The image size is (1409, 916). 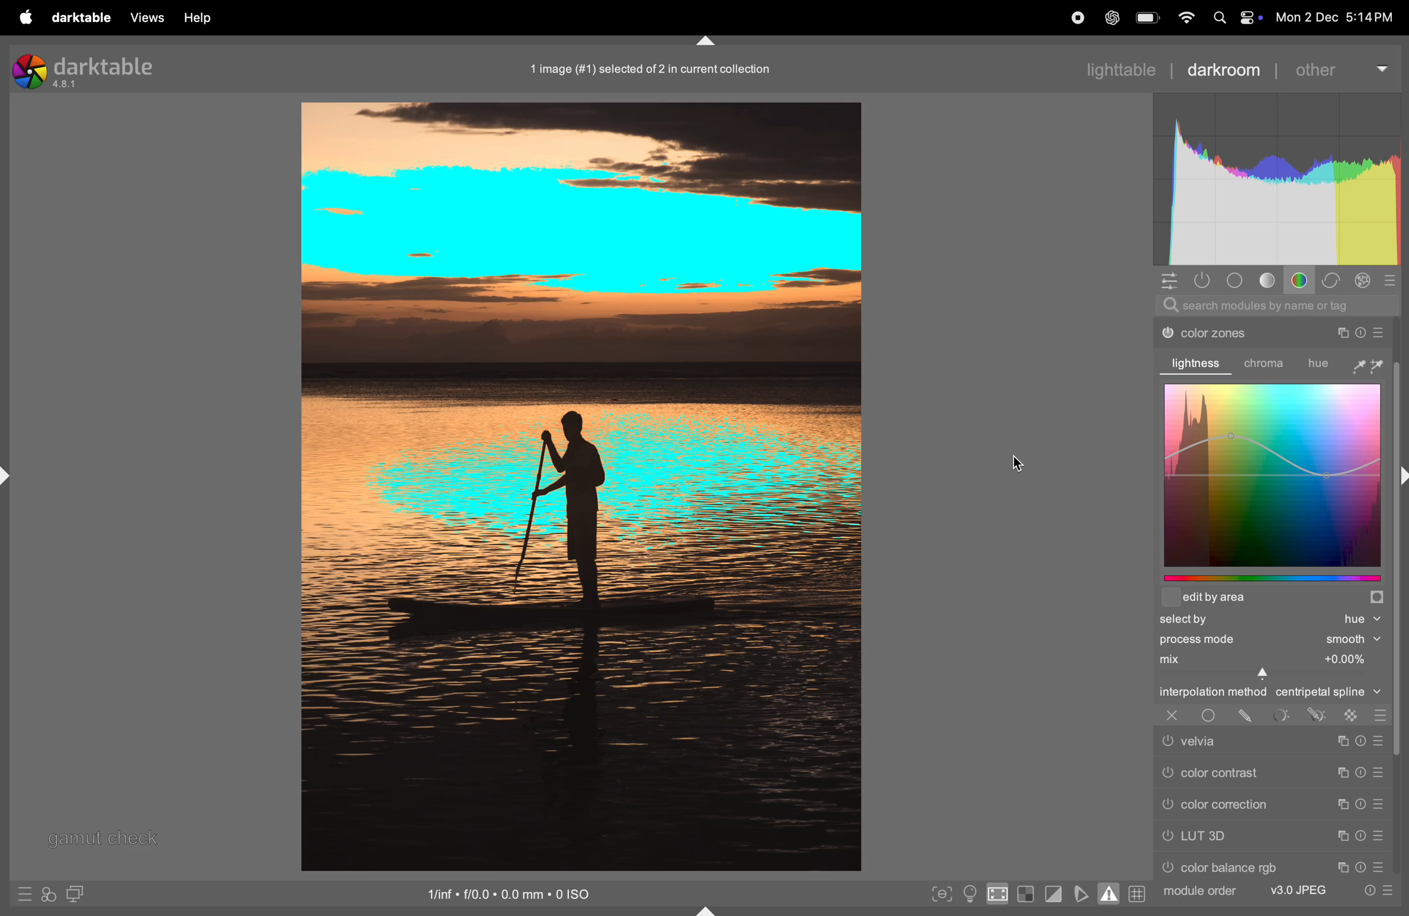 What do you see at coordinates (1173, 714) in the screenshot?
I see `` at bounding box center [1173, 714].